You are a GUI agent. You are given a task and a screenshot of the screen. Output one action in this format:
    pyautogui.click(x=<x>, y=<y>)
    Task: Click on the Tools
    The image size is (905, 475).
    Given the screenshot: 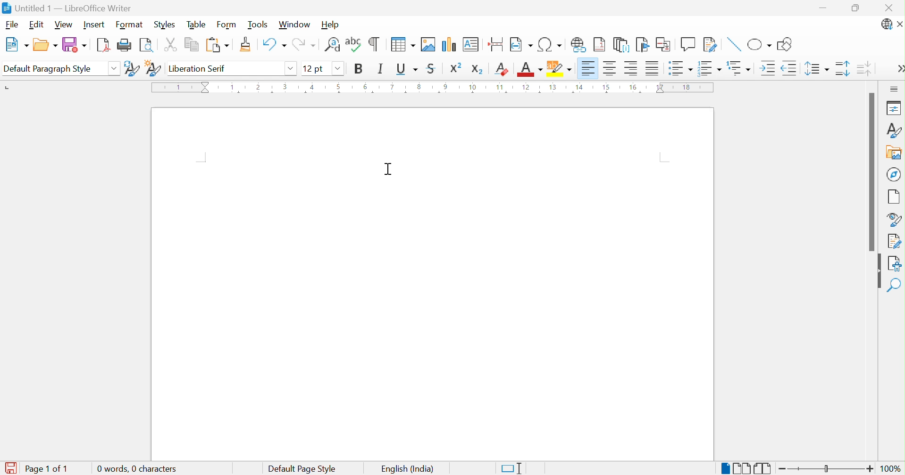 What is the action you would take?
    pyautogui.click(x=257, y=25)
    